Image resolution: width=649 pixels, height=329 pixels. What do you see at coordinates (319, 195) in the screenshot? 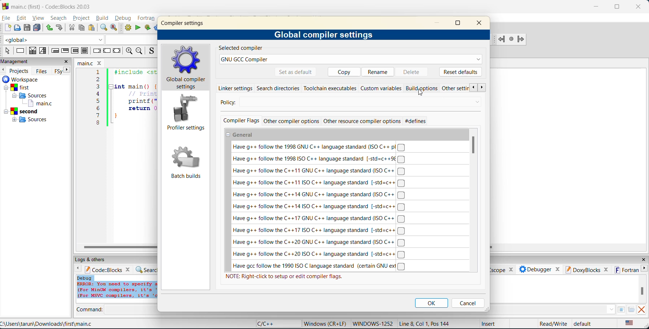
I see `Have g++ follow the C++14 GNU C++ language standard (ISO C++` at bounding box center [319, 195].